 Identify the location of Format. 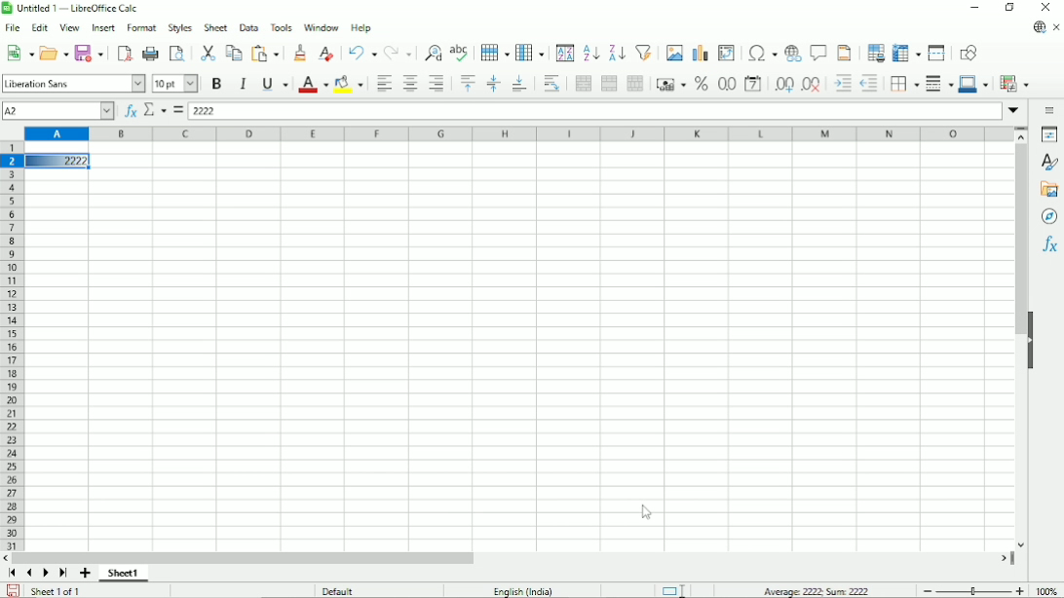
(141, 28).